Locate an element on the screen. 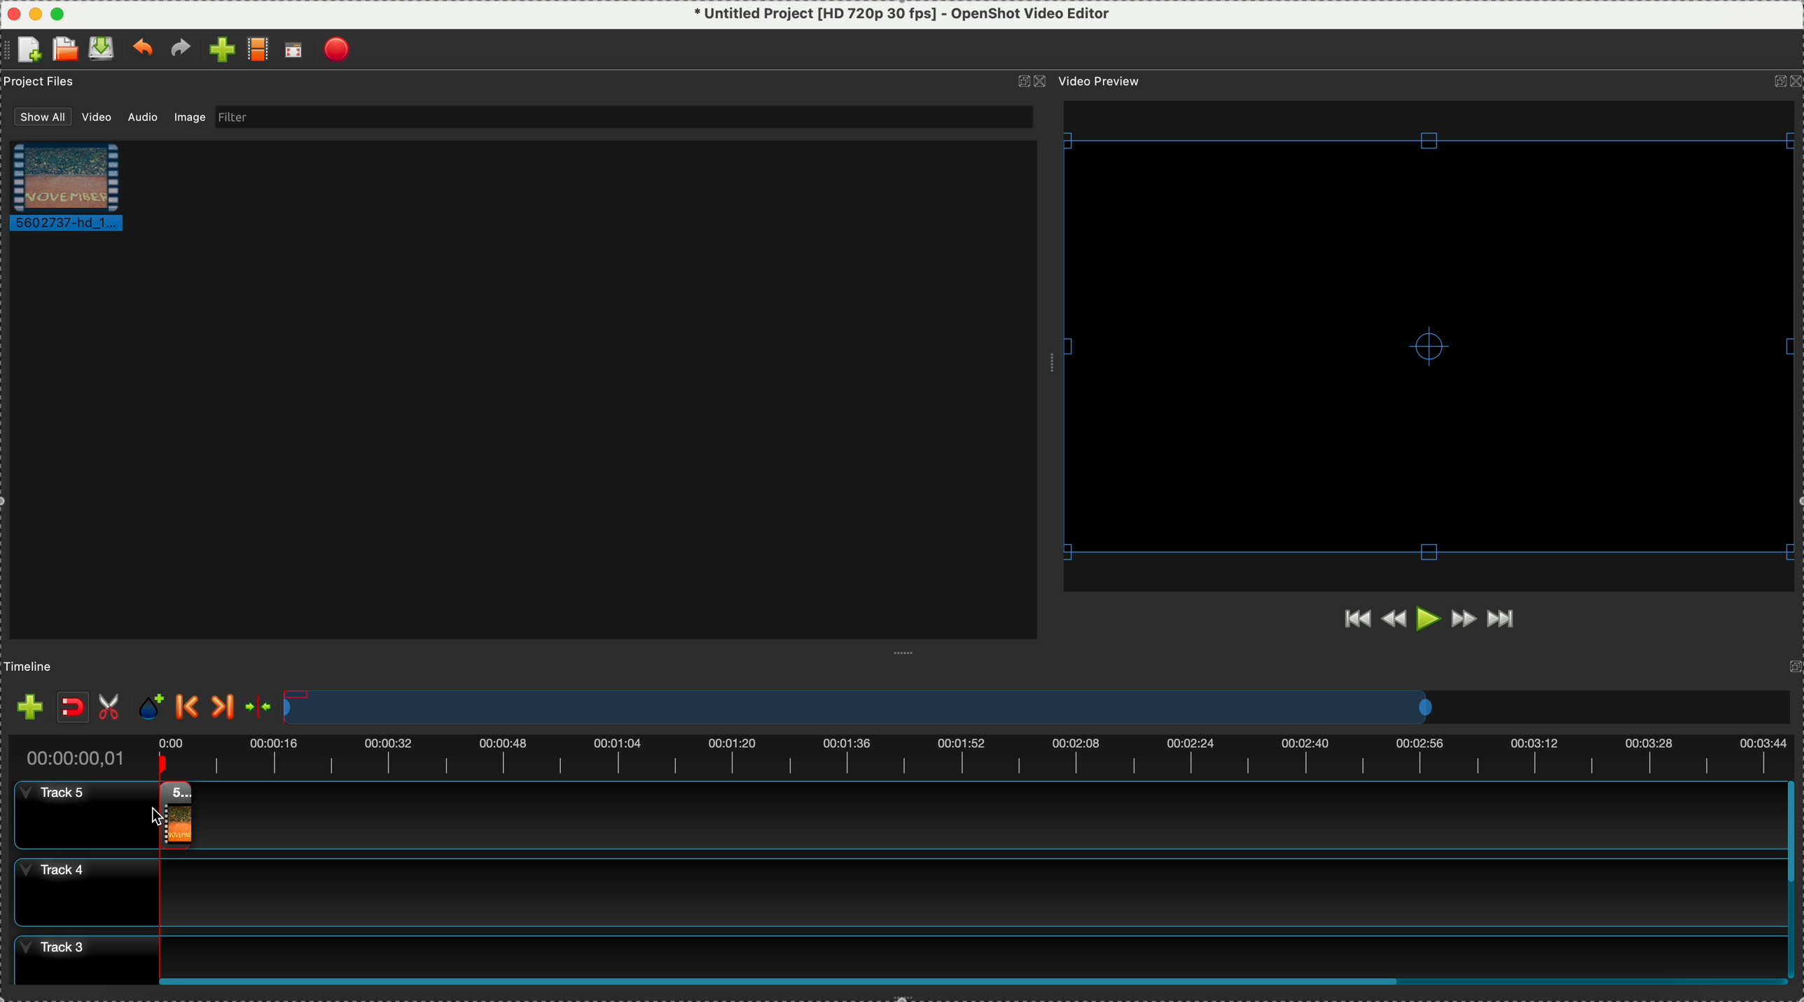 Image resolution: width=1804 pixels, height=1002 pixels. filter is located at coordinates (624, 117).